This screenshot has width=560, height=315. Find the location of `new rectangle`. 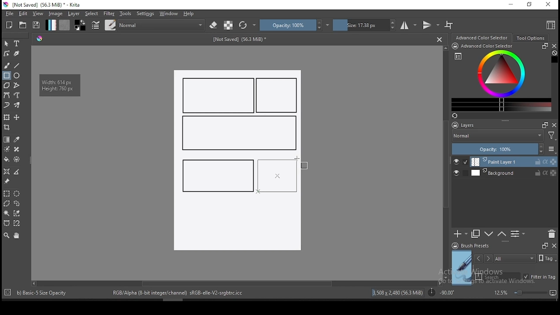

new rectangle is located at coordinates (216, 175).